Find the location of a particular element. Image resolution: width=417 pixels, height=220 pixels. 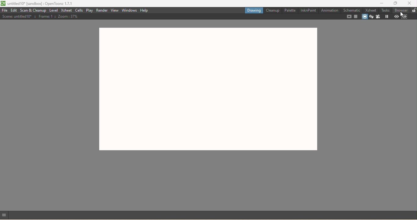

File name is located at coordinates (41, 4).